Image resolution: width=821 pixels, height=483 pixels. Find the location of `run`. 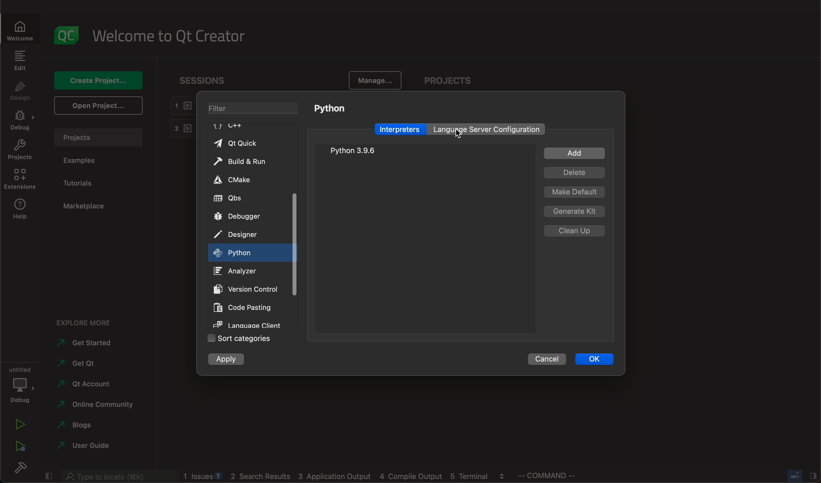

run is located at coordinates (21, 425).